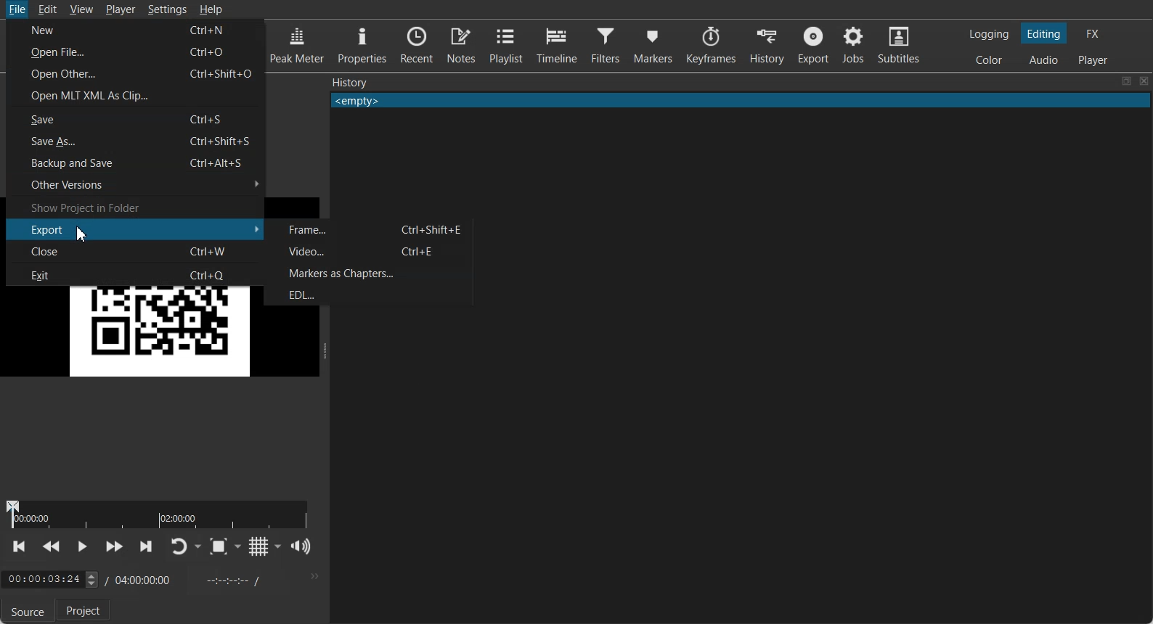  I want to click on Project, so click(86, 611).